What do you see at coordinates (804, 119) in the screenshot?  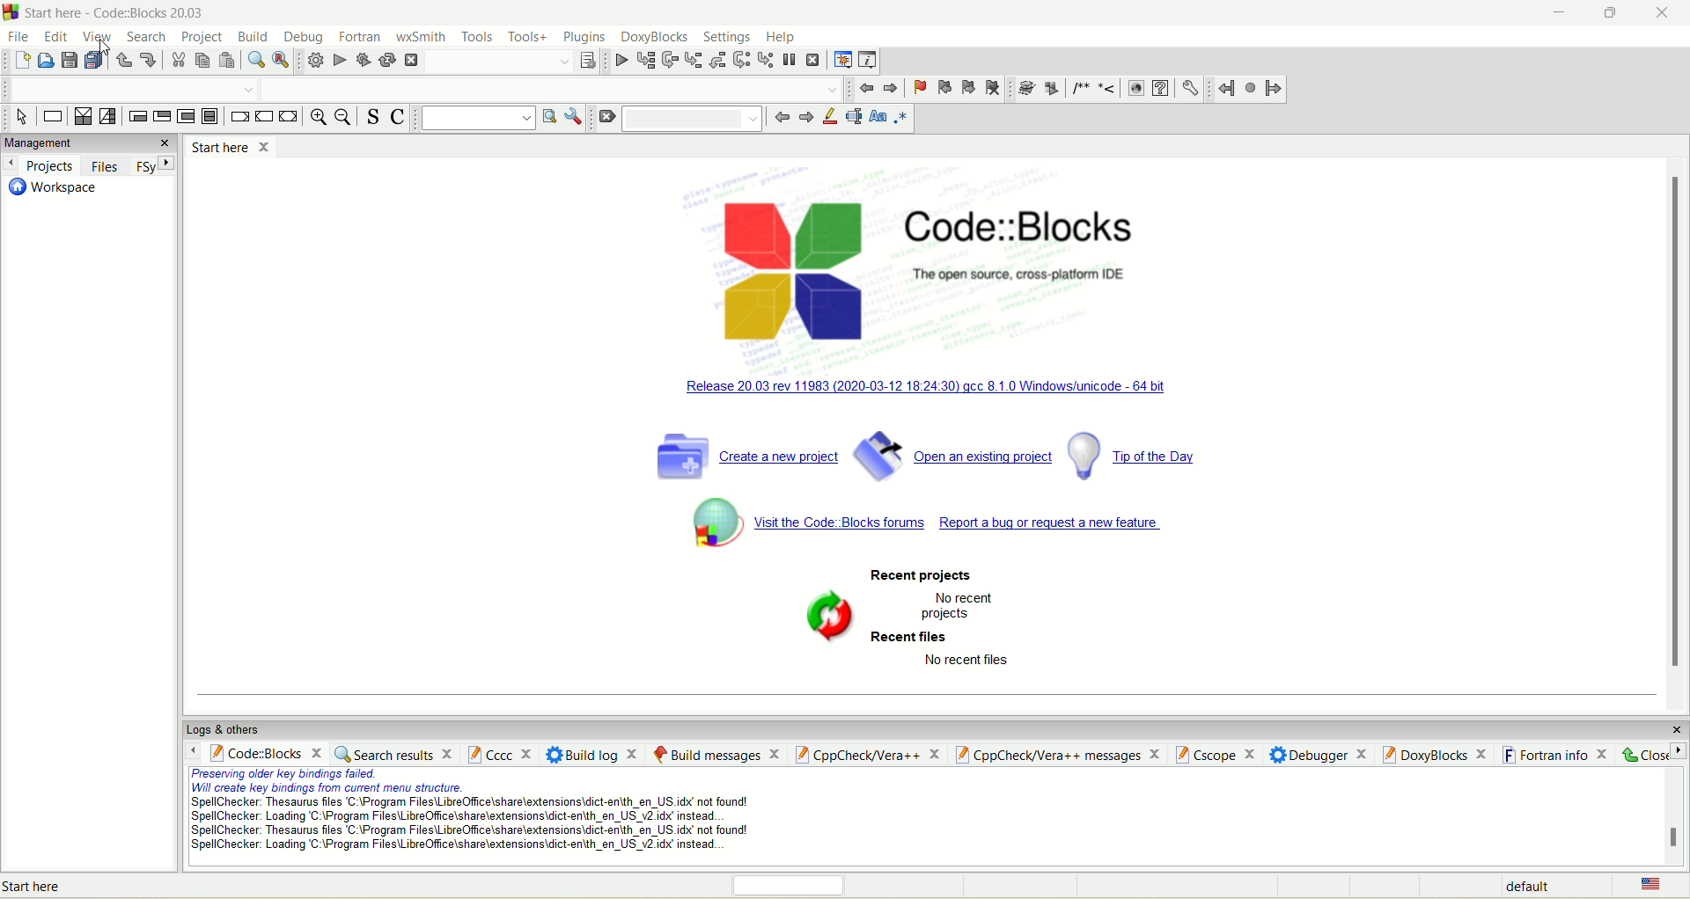 I see `next` at bounding box center [804, 119].